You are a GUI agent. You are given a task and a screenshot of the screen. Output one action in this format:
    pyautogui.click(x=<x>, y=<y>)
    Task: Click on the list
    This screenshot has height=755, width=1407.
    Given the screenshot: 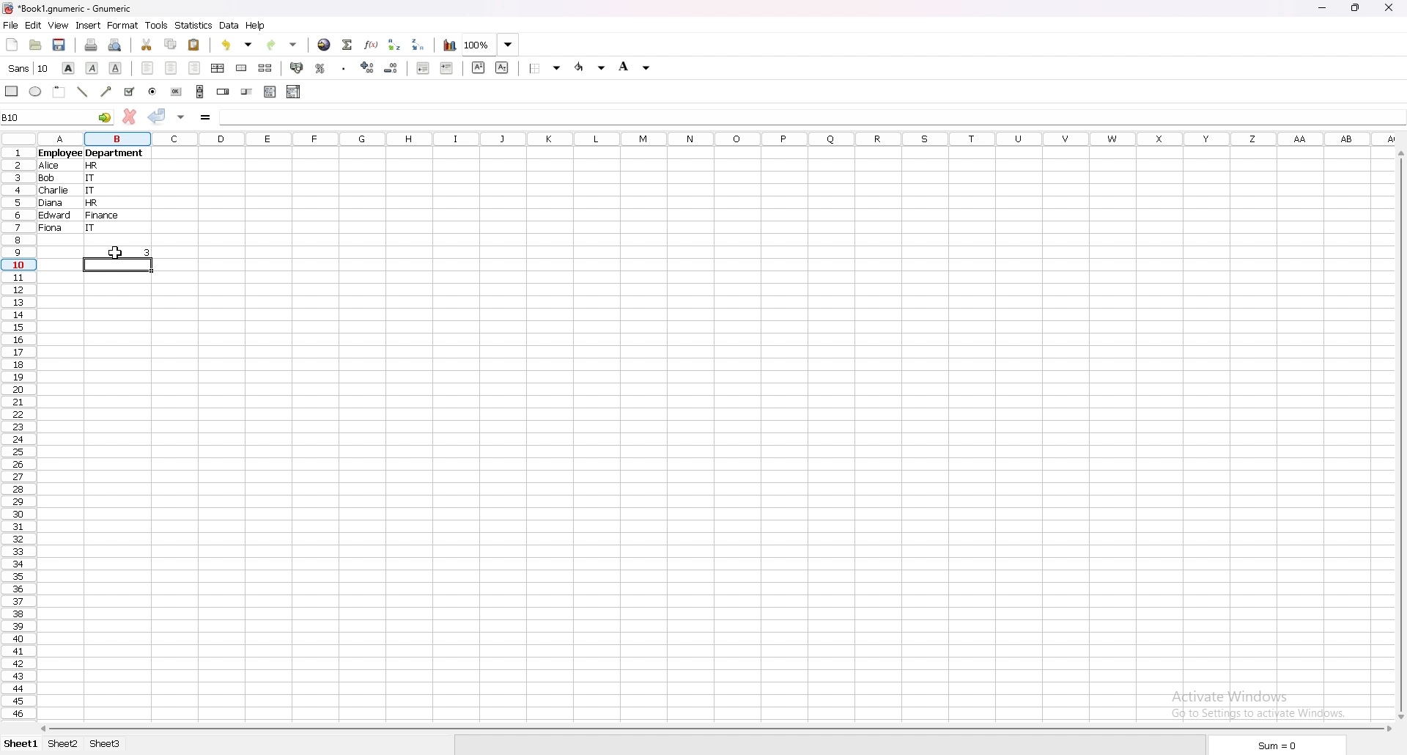 What is the action you would take?
    pyautogui.click(x=270, y=92)
    